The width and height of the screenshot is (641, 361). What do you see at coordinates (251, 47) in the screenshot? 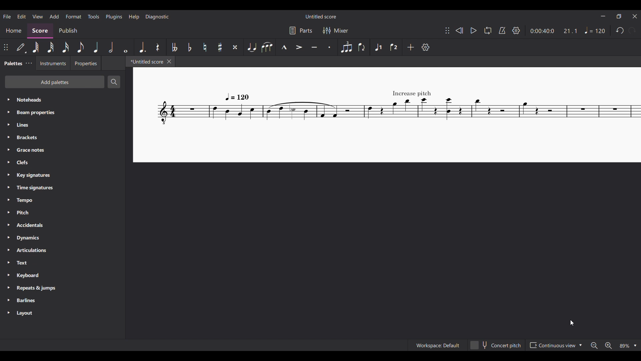
I see `Tie` at bounding box center [251, 47].